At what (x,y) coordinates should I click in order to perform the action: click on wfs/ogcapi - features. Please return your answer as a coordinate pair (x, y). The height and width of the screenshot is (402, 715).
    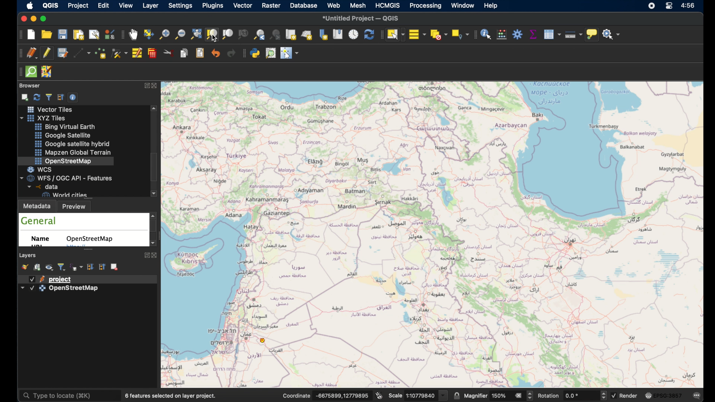
    Looking at the image, I should click on (67, 178).